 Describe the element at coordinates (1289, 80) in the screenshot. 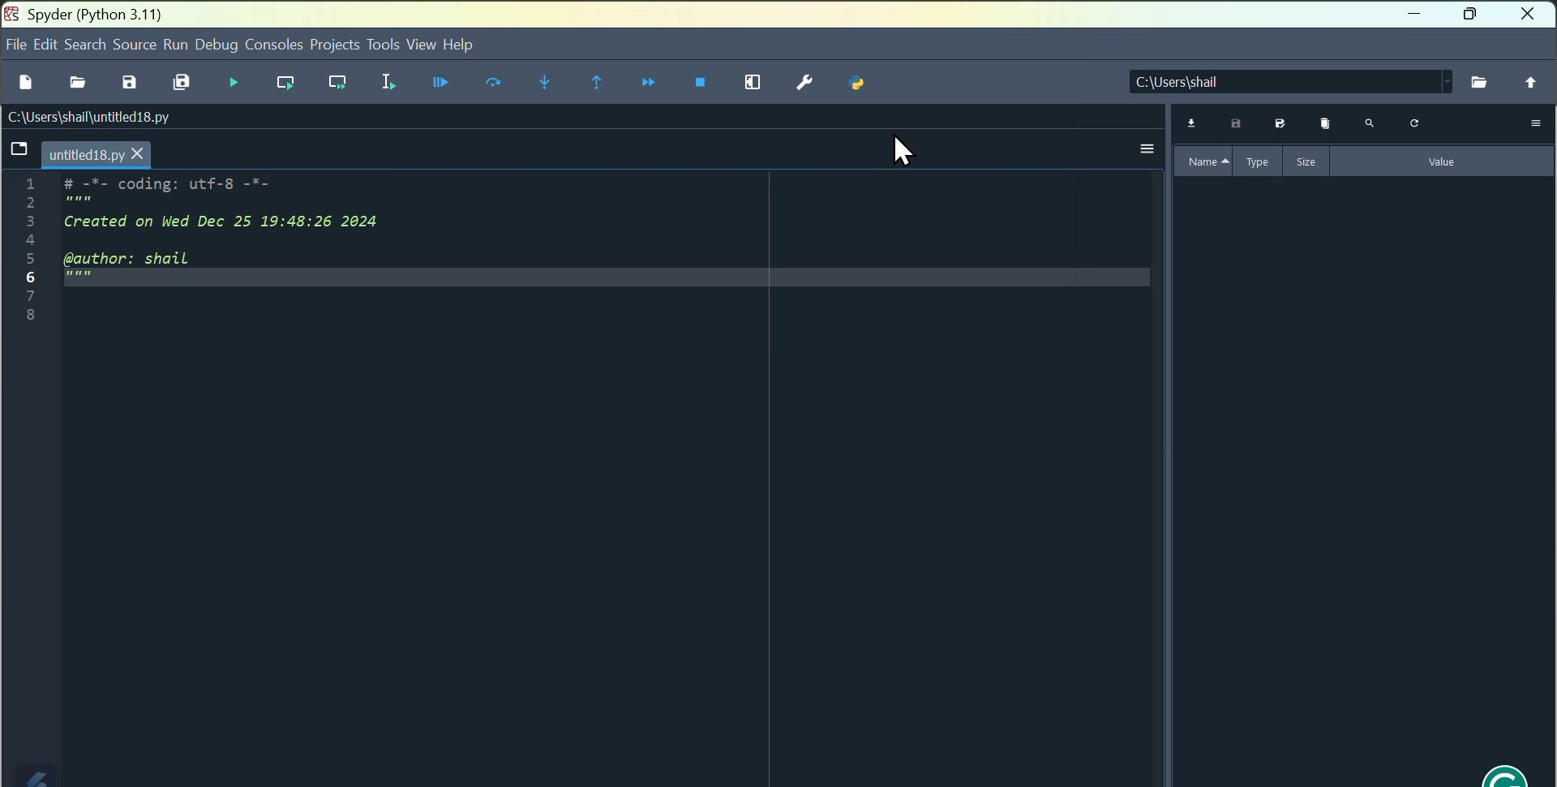

I see `C:\Users\Shail` at that location.